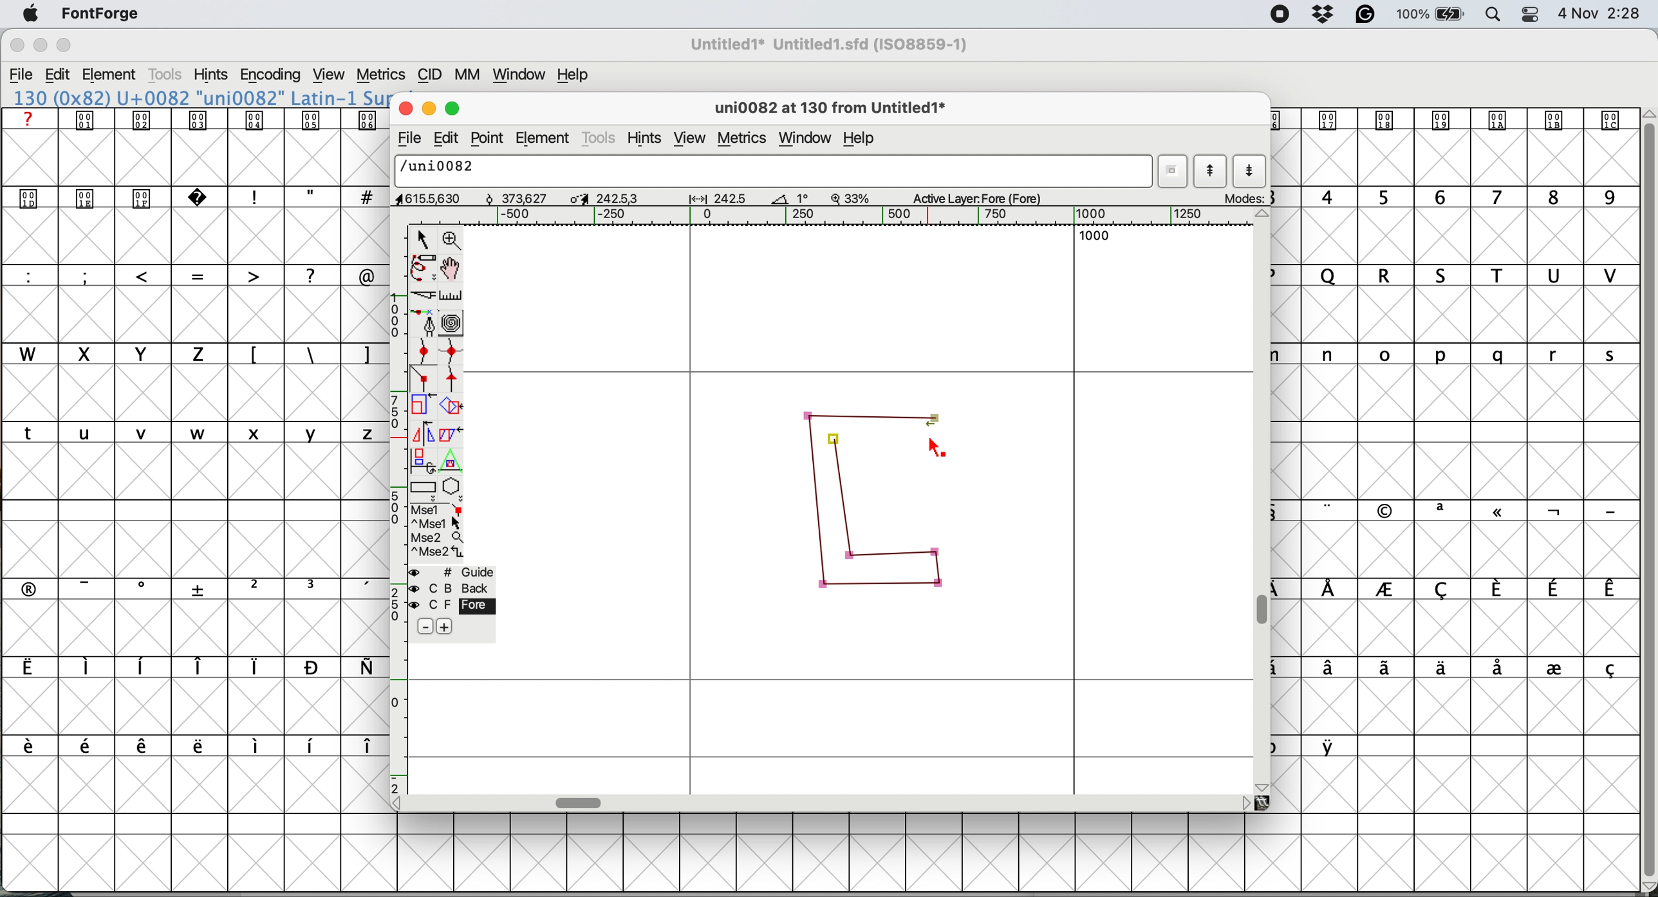 This screenshot has width=1658, height=897. Describe the element at coordinates (1471, 511) in the screenshot. I see `symbols` at that location.